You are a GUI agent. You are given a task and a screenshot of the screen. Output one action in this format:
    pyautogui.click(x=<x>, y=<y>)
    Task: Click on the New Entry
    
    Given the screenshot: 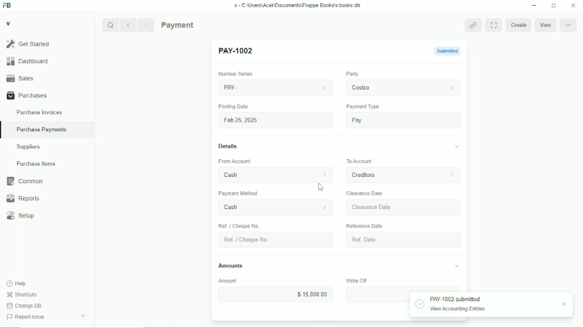 What is the action you would take?
    pyautogui.click(x=239, y=51)
    